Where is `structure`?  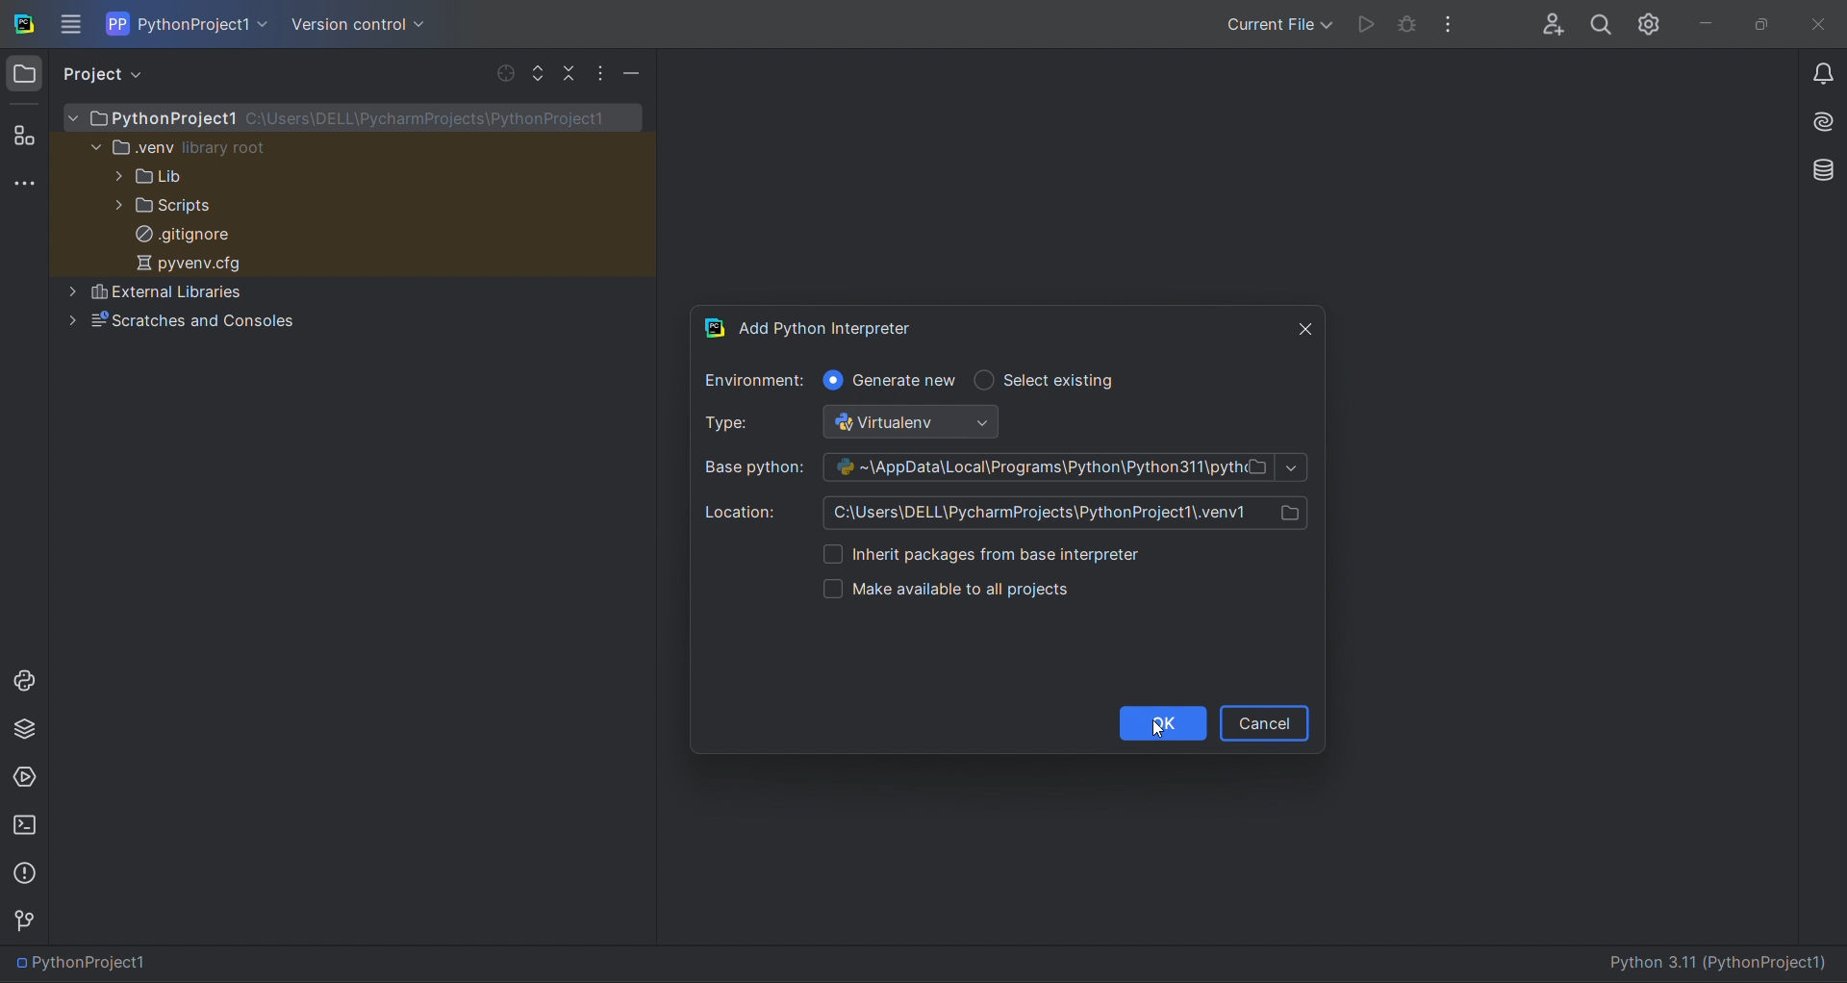 structure is located at coordinates (23, 133).